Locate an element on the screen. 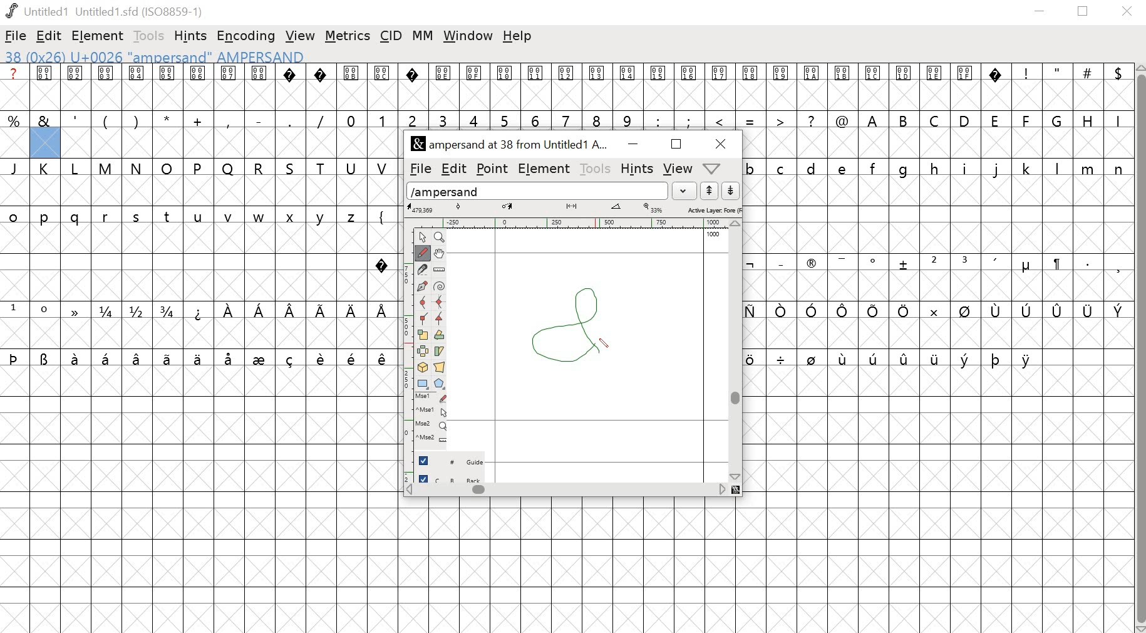 The width and height of the screenshot is (1146, 633). 000E is located at coordinates (443, 87).